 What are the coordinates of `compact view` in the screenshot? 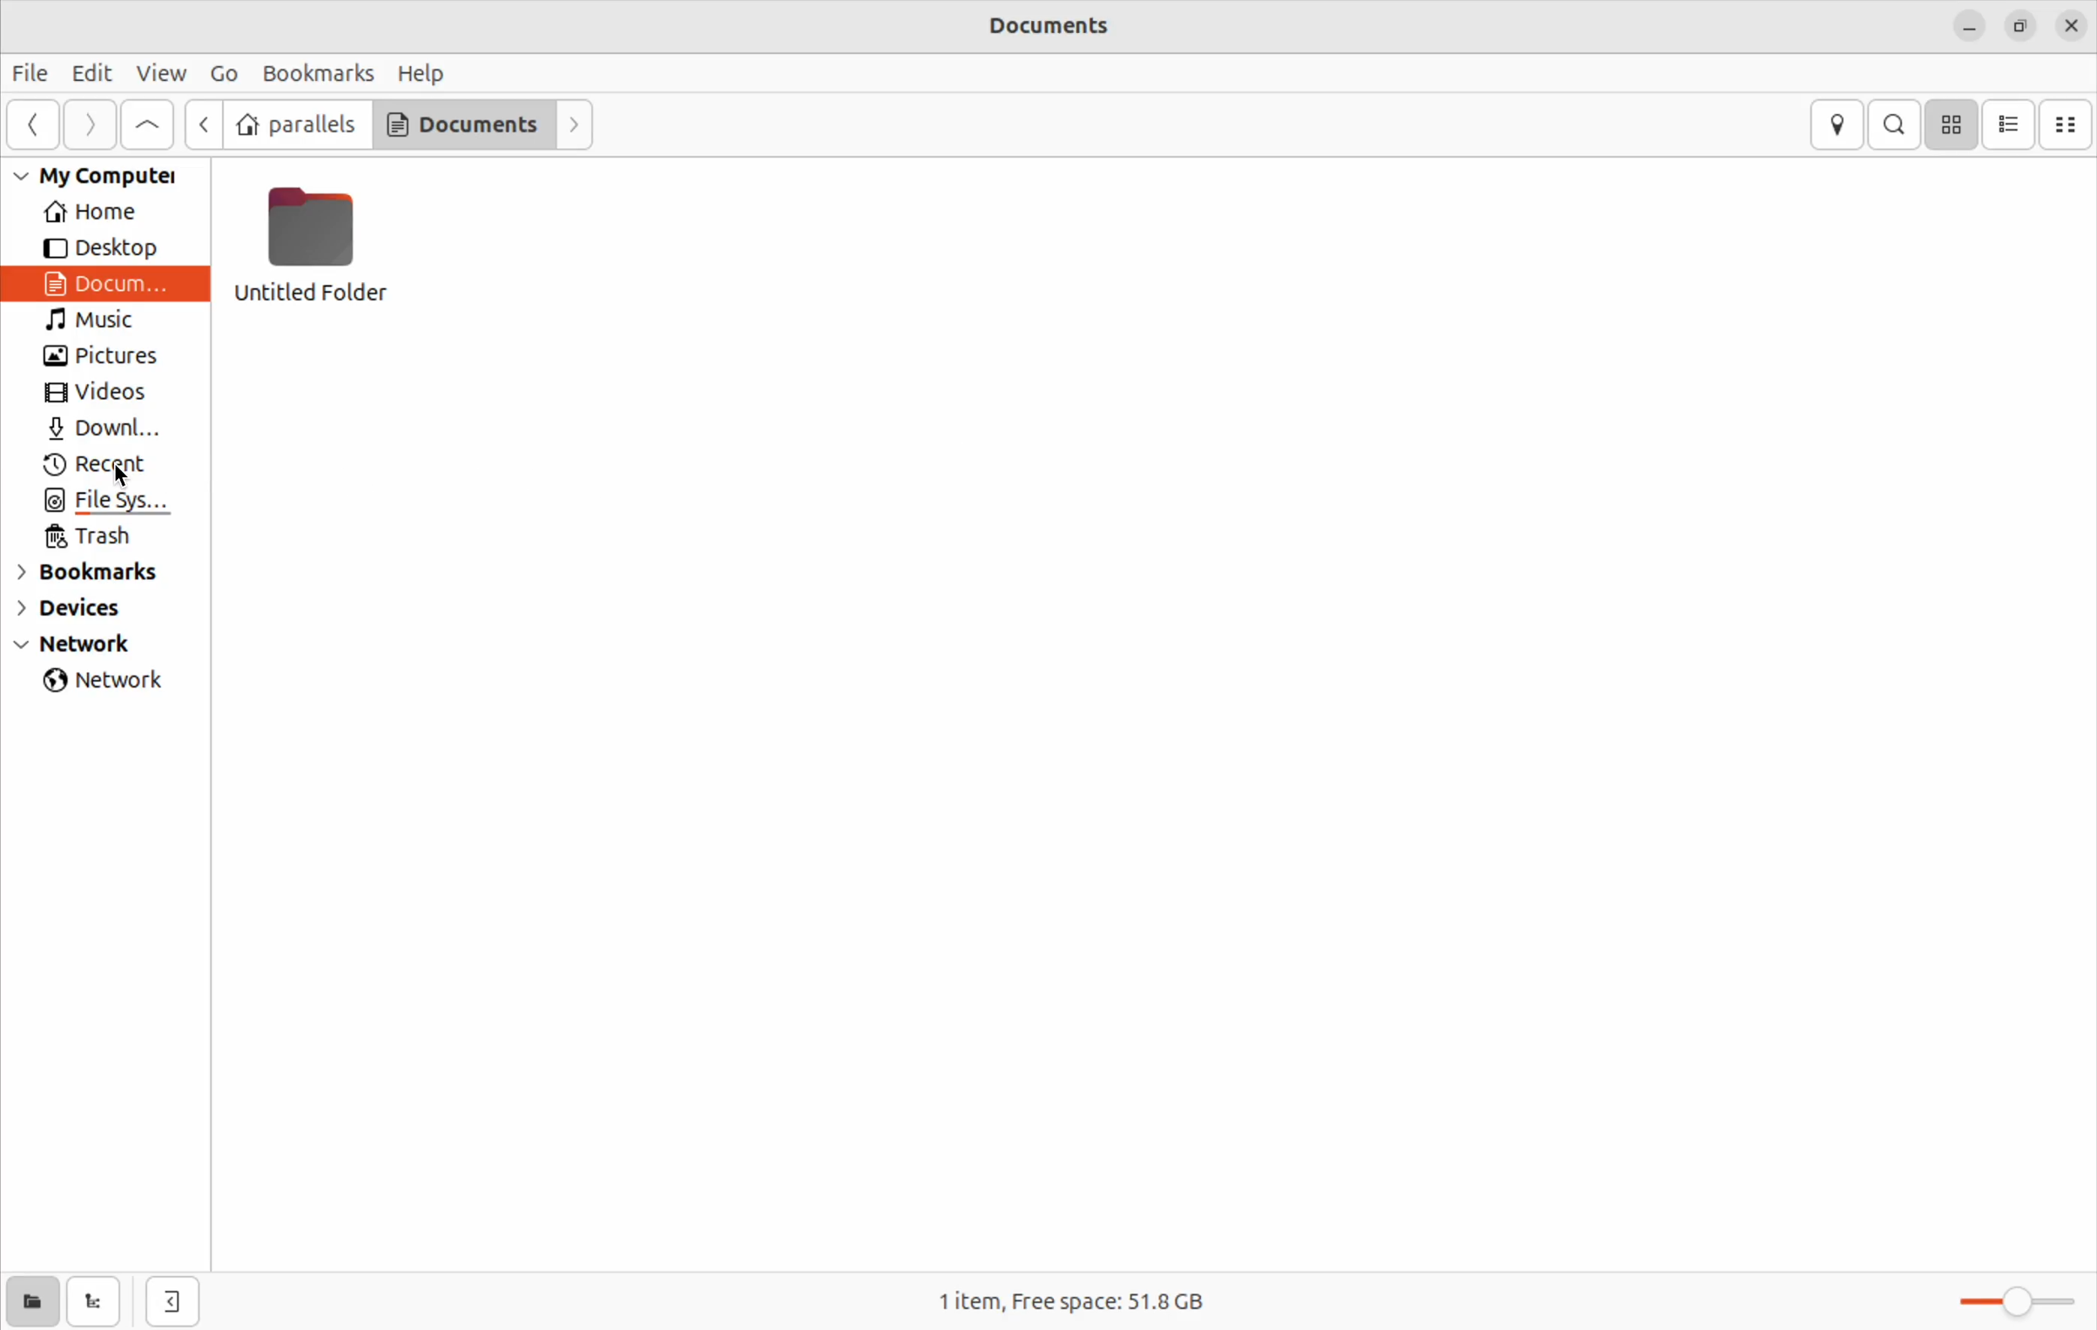 It's located at (2066, 125).